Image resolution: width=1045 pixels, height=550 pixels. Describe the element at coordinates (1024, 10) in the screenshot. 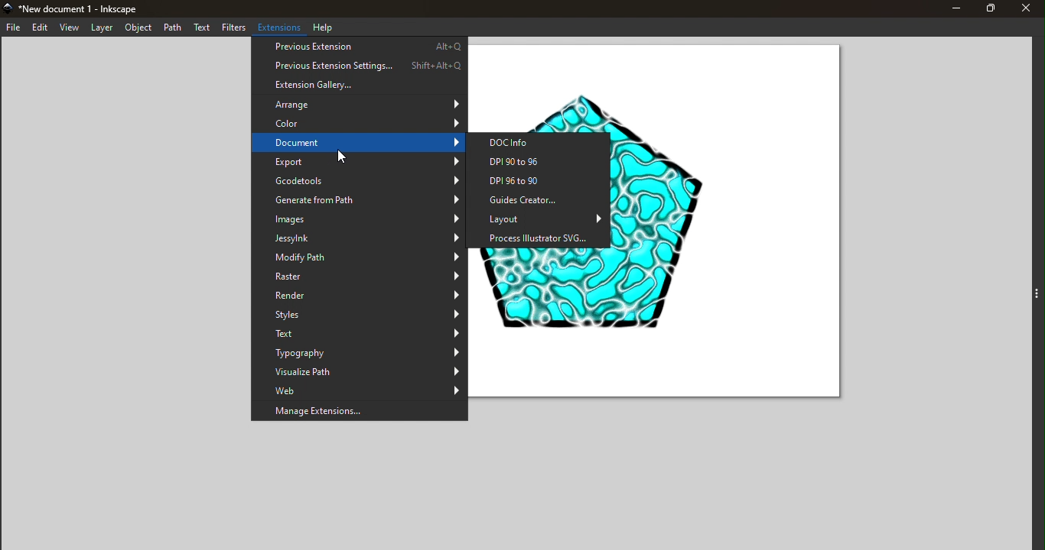

I see `Close` at that location.